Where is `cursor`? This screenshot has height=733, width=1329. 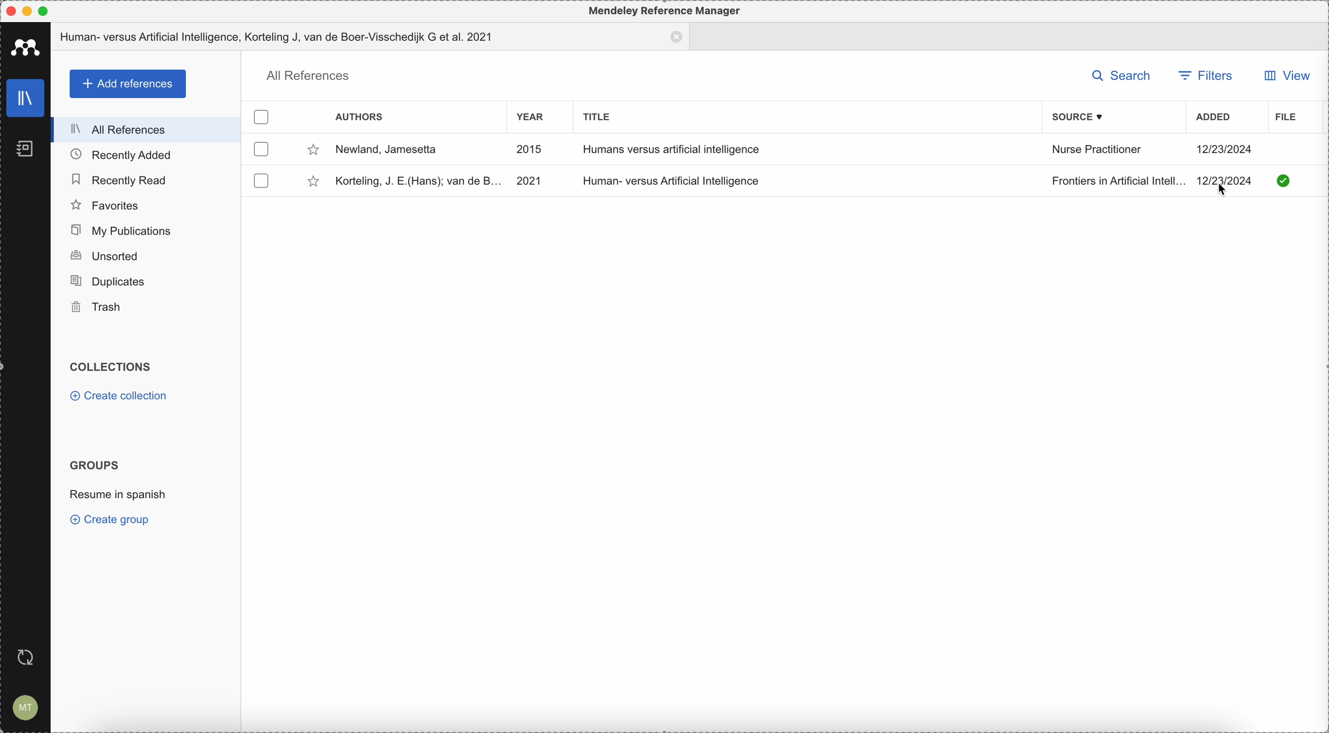 cursor is located at coordinates (1218, 190).